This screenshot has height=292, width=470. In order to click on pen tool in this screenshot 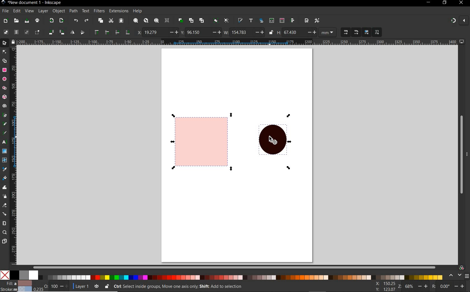, I will do `click(4, 115)`.